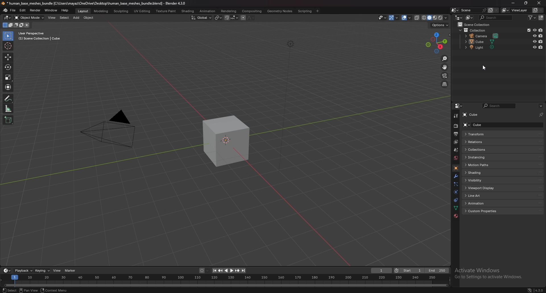 This screenshot has height=293, width=546. Describe the element at coordinates (71, 271) in the screenshot. I see `marker` at that location.